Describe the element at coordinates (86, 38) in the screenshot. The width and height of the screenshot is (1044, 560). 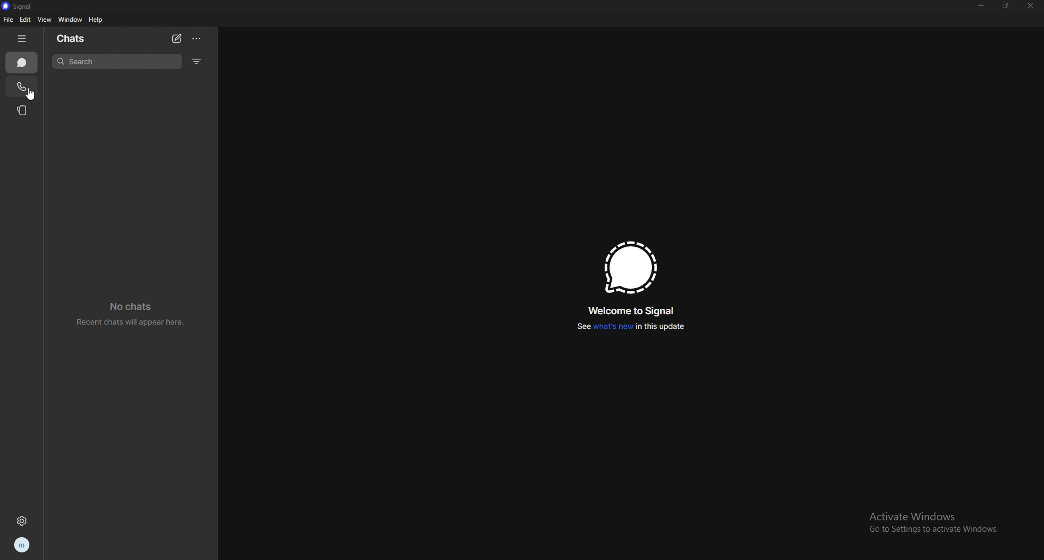
I see `chats` at that location.